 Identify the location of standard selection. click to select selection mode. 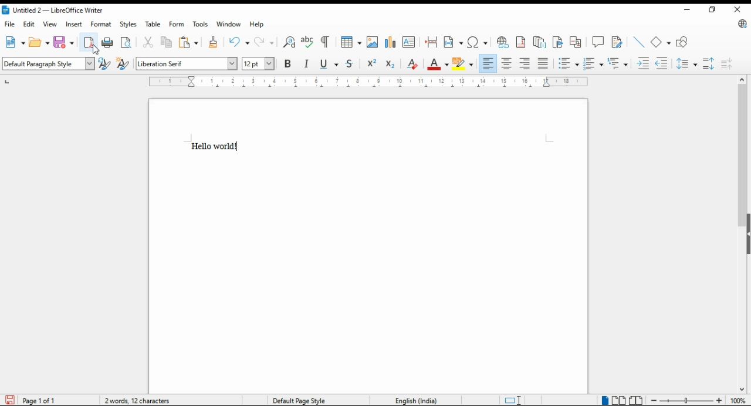
(509, 401).